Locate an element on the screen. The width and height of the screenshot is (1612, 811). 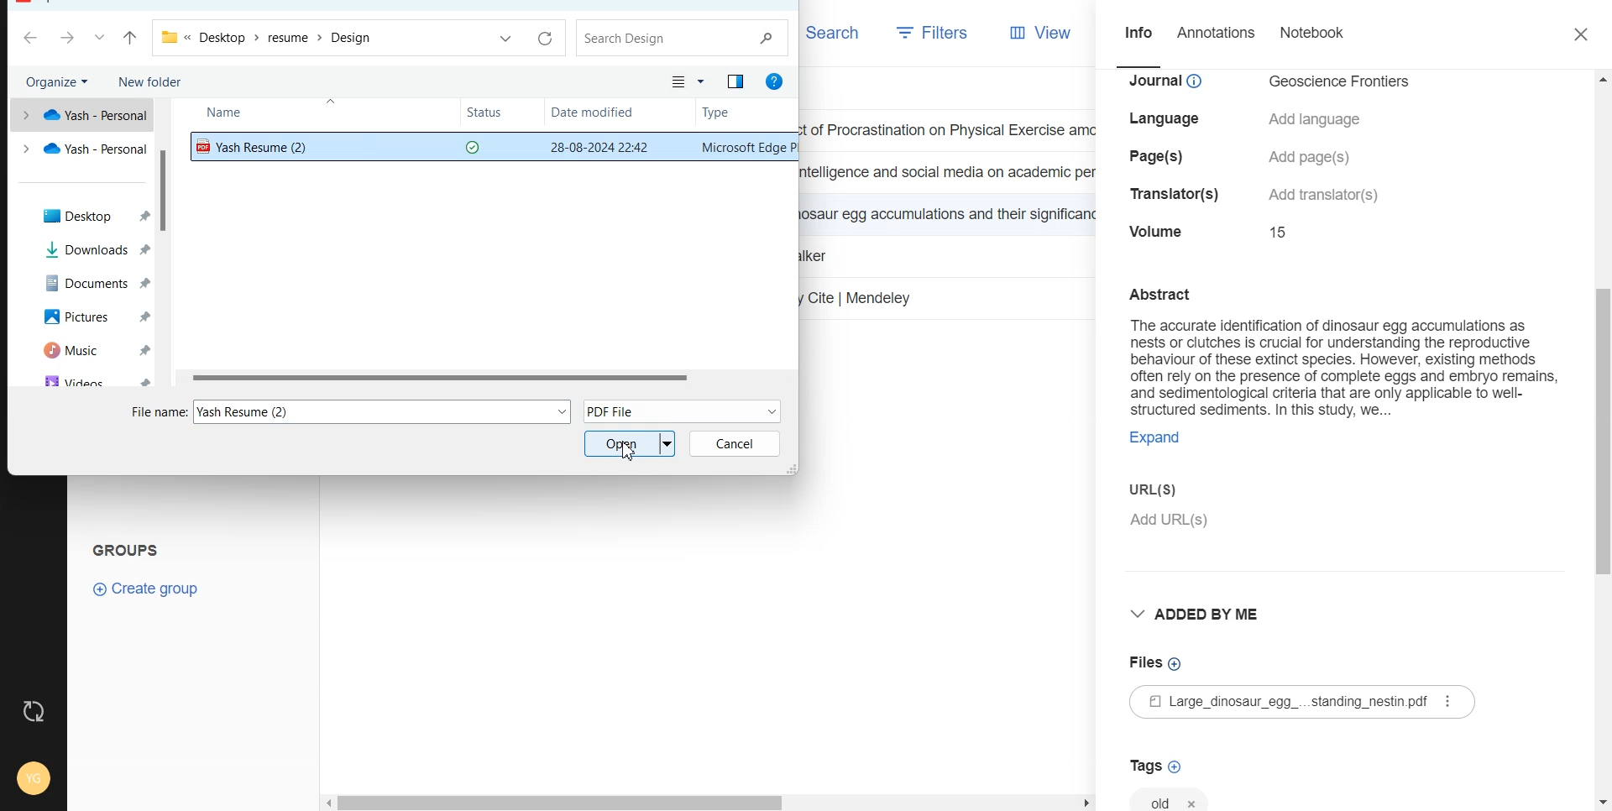
details is located at coordinates (1312, 157).